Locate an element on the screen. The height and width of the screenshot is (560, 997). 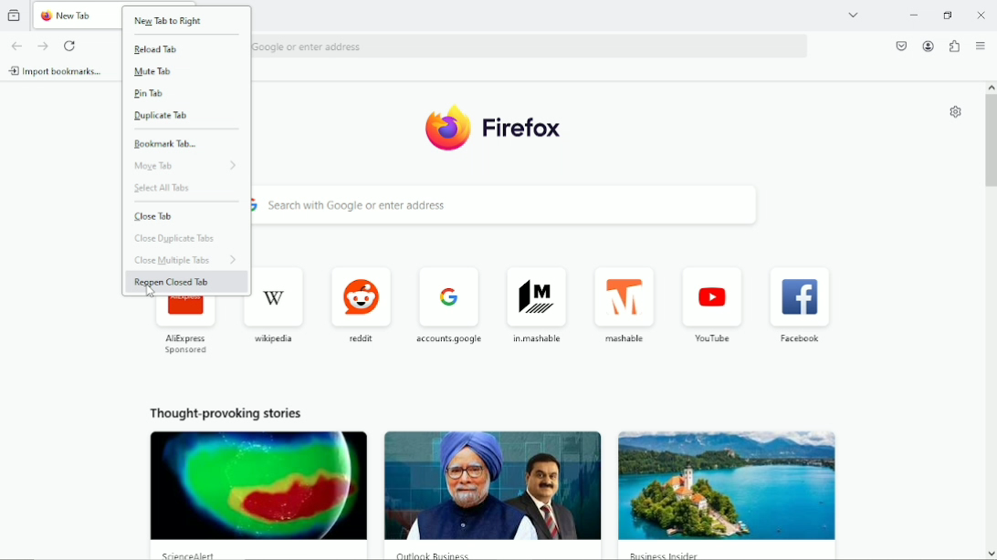
Minimize is located at coordinates (913, 14).